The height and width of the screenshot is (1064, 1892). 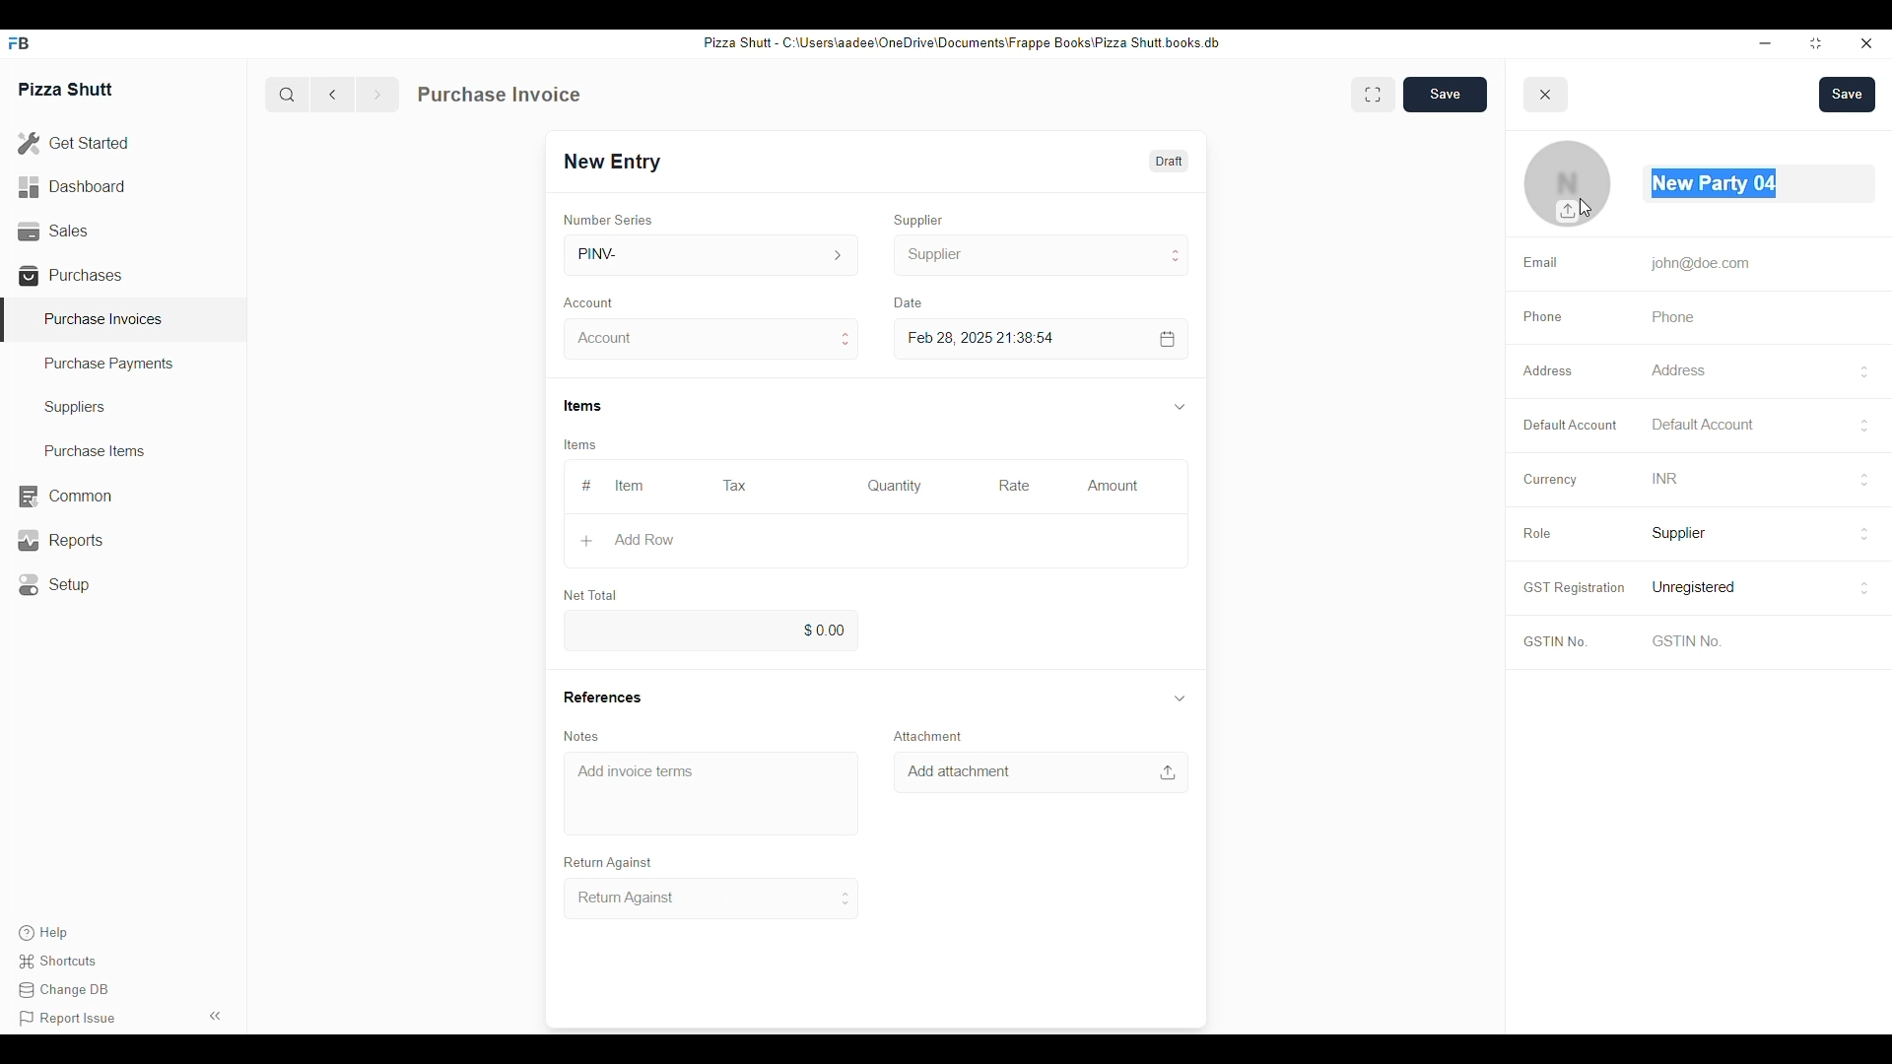 What do you see at coordinates (22, 43) in the screenshot?
I see `FB` at bounding box center [22, 43].